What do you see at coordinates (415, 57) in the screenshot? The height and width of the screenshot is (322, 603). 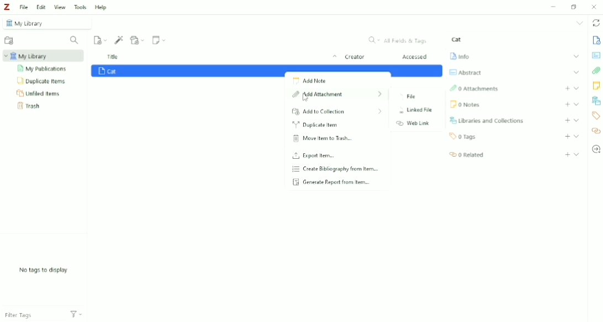 I see `Accessed` at bounding box center [415, 57].